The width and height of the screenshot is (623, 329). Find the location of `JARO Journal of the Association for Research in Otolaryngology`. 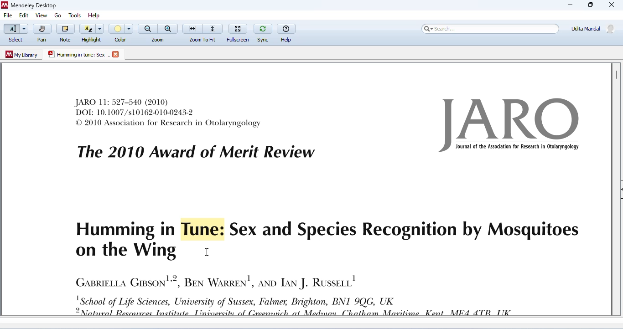

JARO Journal of the Association for Research in Otolaryngology is located at coordinates (512, 125).